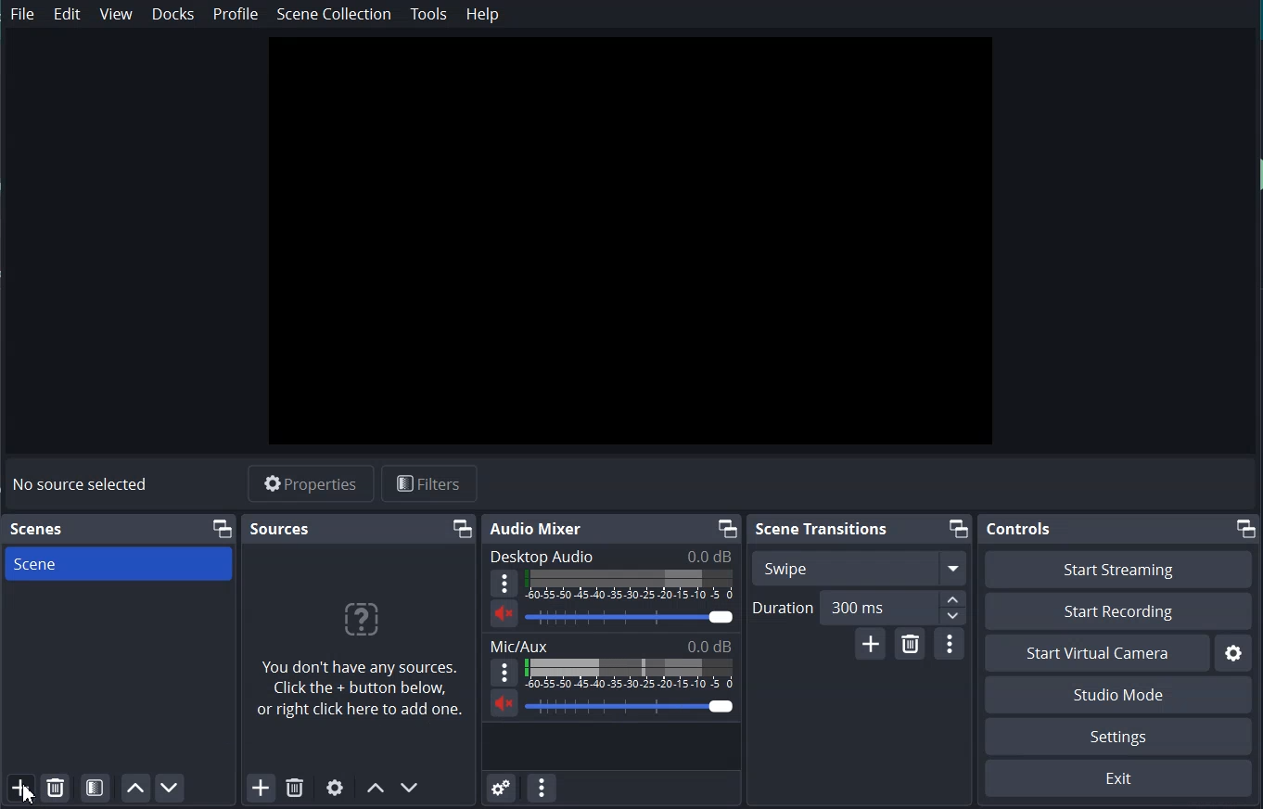  Describe the element at coordinates (83, 485) in the screenshot. I see `Text` at that location.